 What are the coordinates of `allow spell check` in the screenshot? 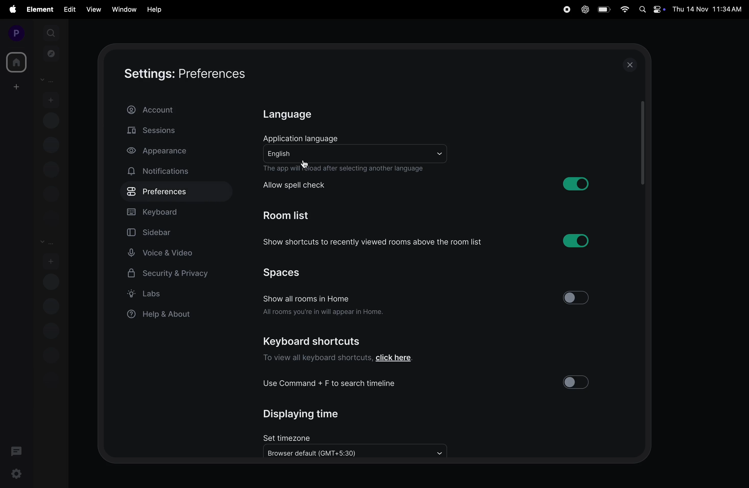 It's located at (312, 187).